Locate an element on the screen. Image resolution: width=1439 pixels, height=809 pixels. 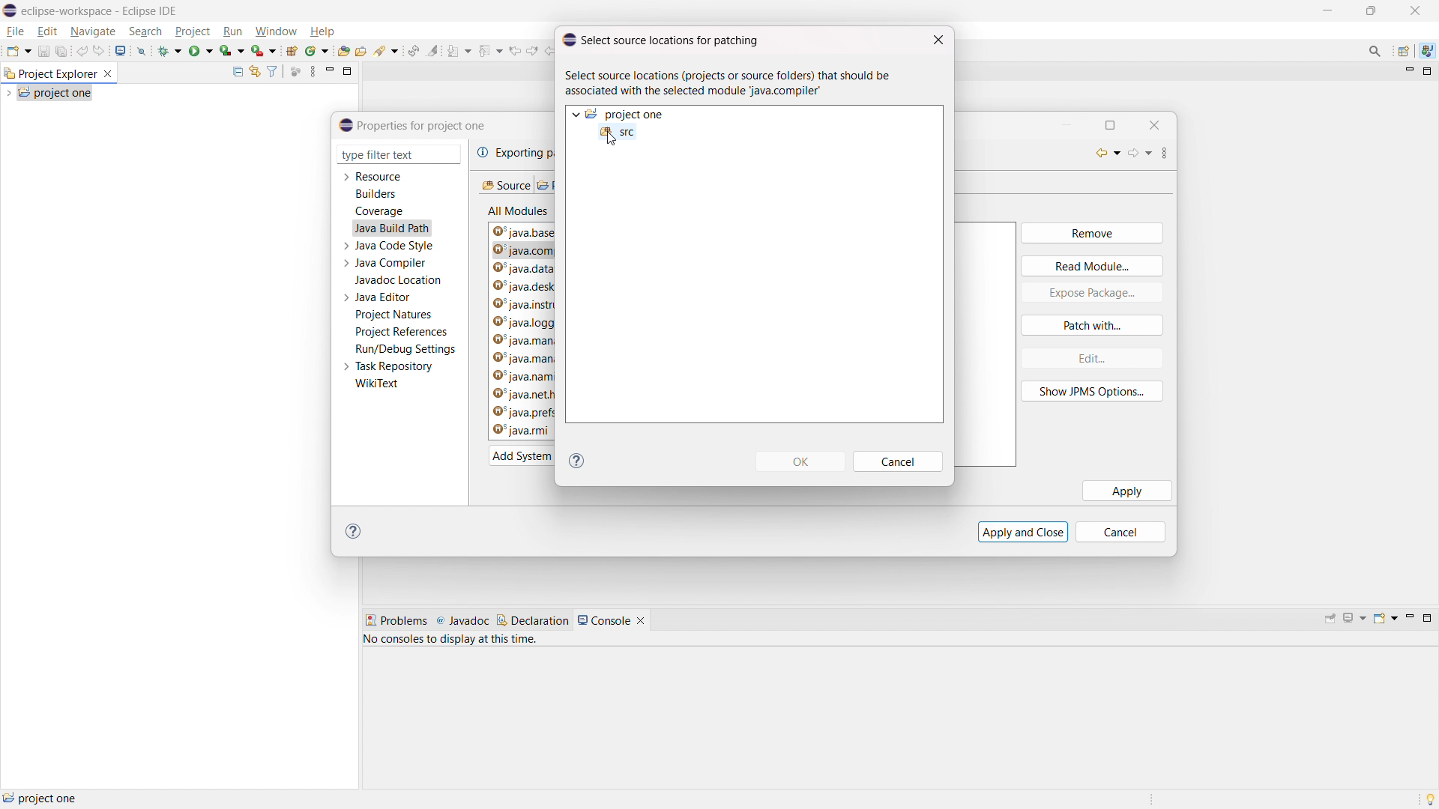
type filter text is located at coordinates (389, 155).